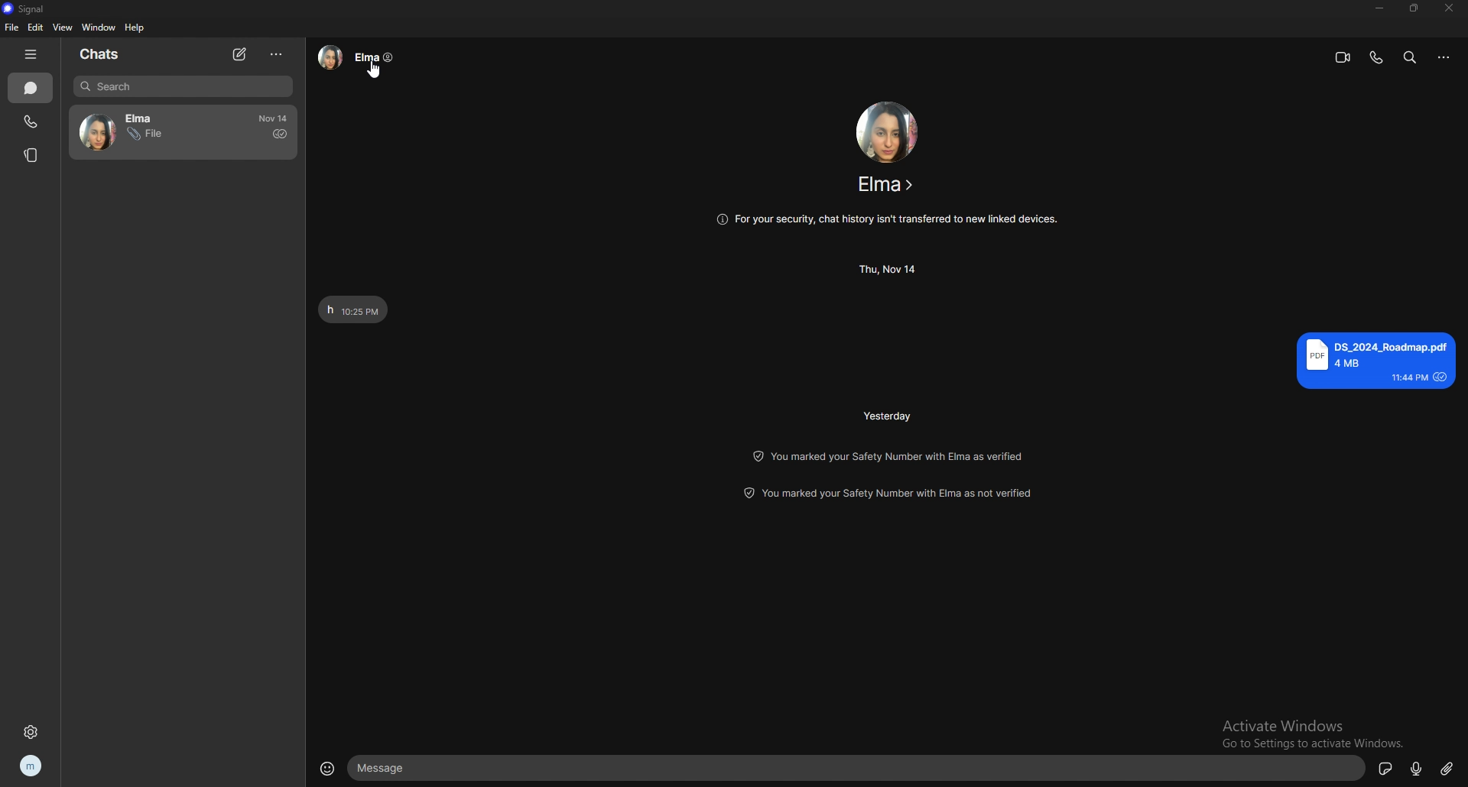  I want to click on delivered, so click(279, 134).